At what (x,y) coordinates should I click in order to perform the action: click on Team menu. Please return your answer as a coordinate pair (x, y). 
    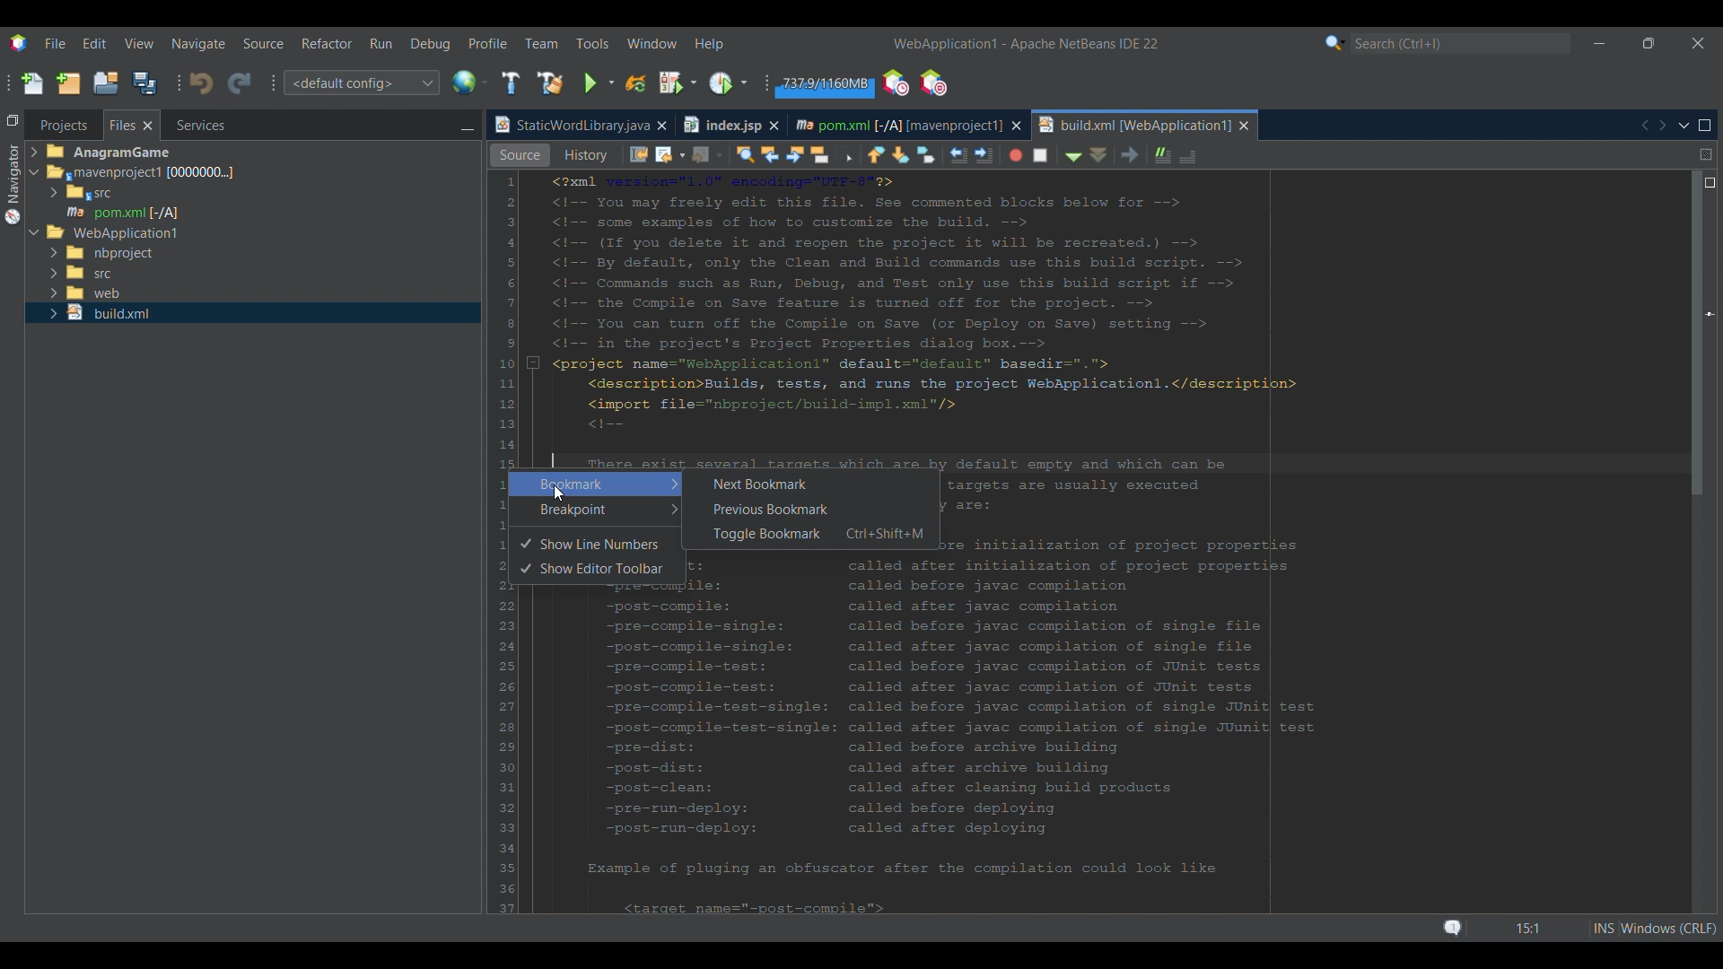
    Looking at the image, I should click on (541, 43).